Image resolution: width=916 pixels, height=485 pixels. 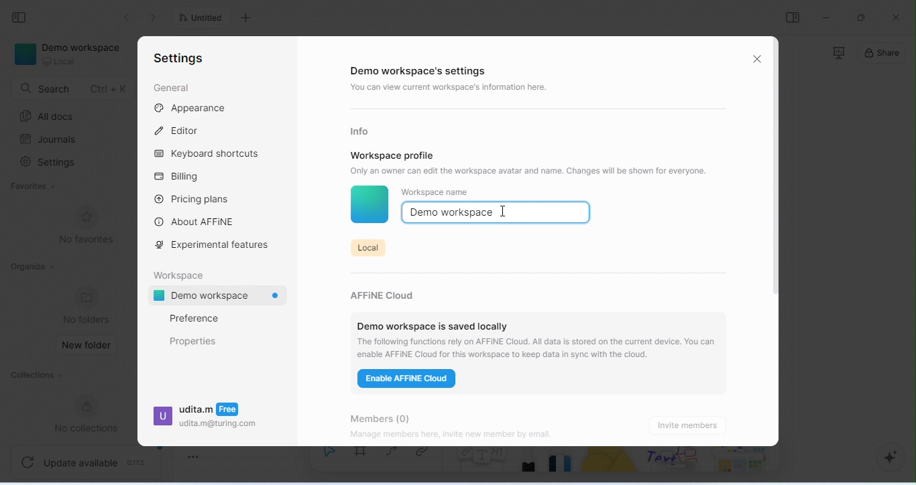 I want to click on organize, so click(x=32, y=267).